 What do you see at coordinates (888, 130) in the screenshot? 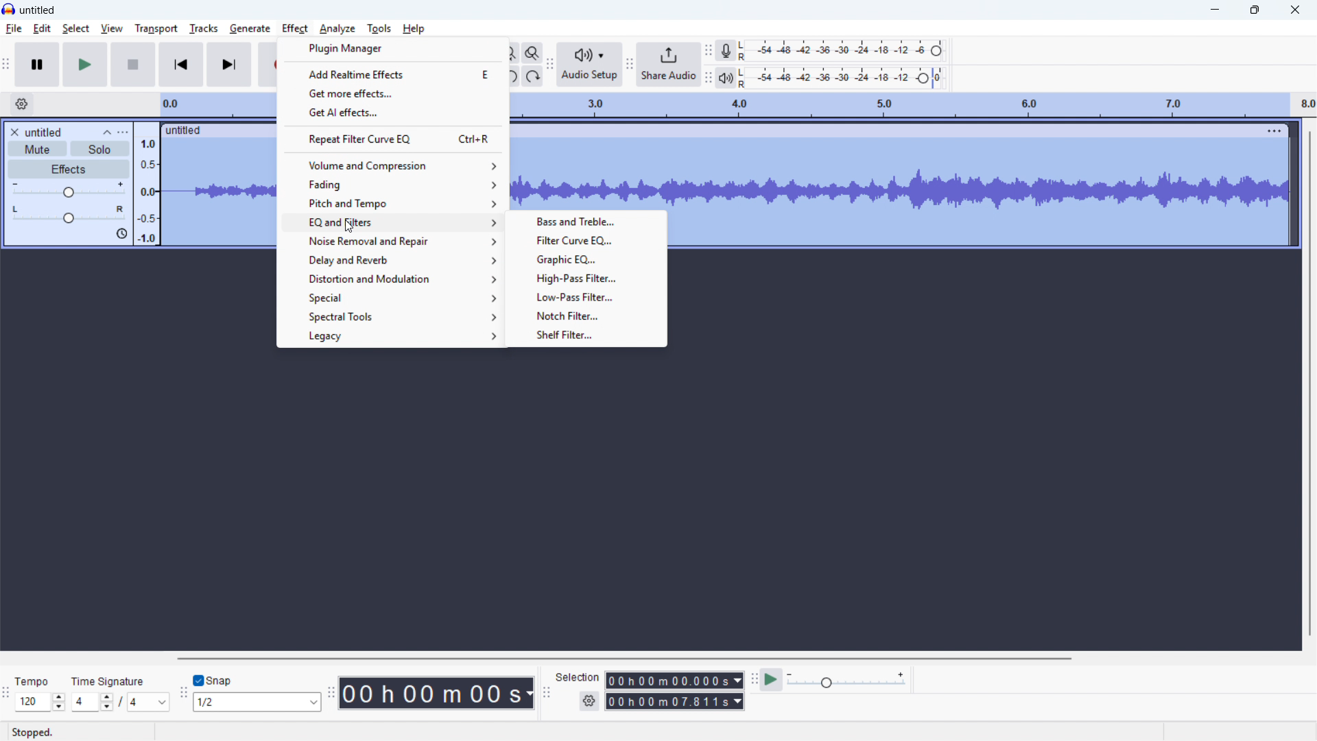
I see `Click to drag ` at bounding box center [888, 130].